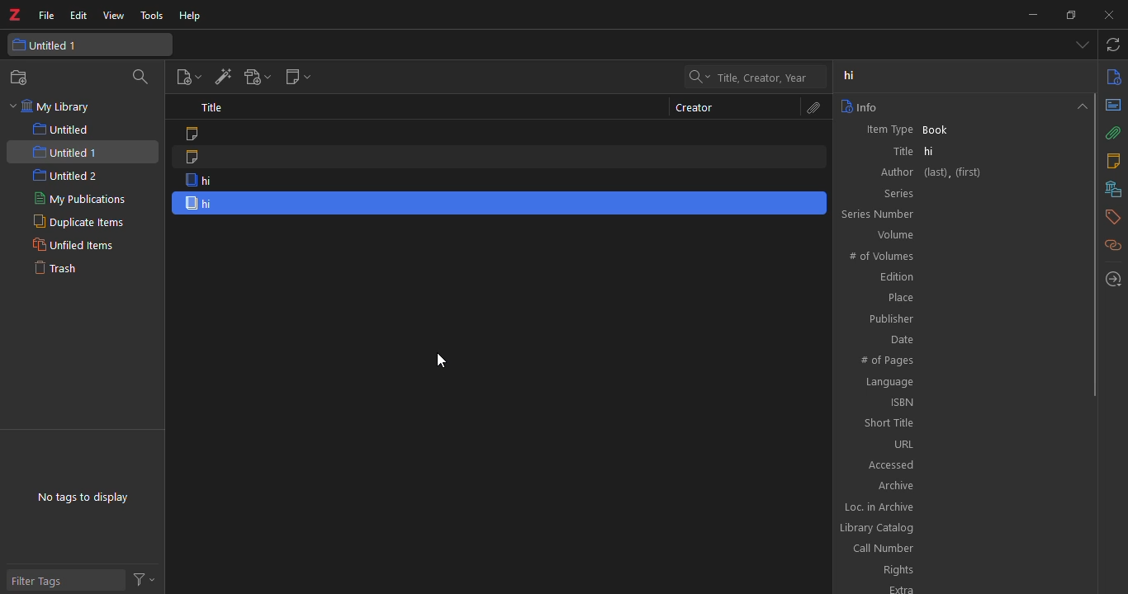 This screenshot has height=594, width=1128. I want to click on ISBN , so click(896, 403).